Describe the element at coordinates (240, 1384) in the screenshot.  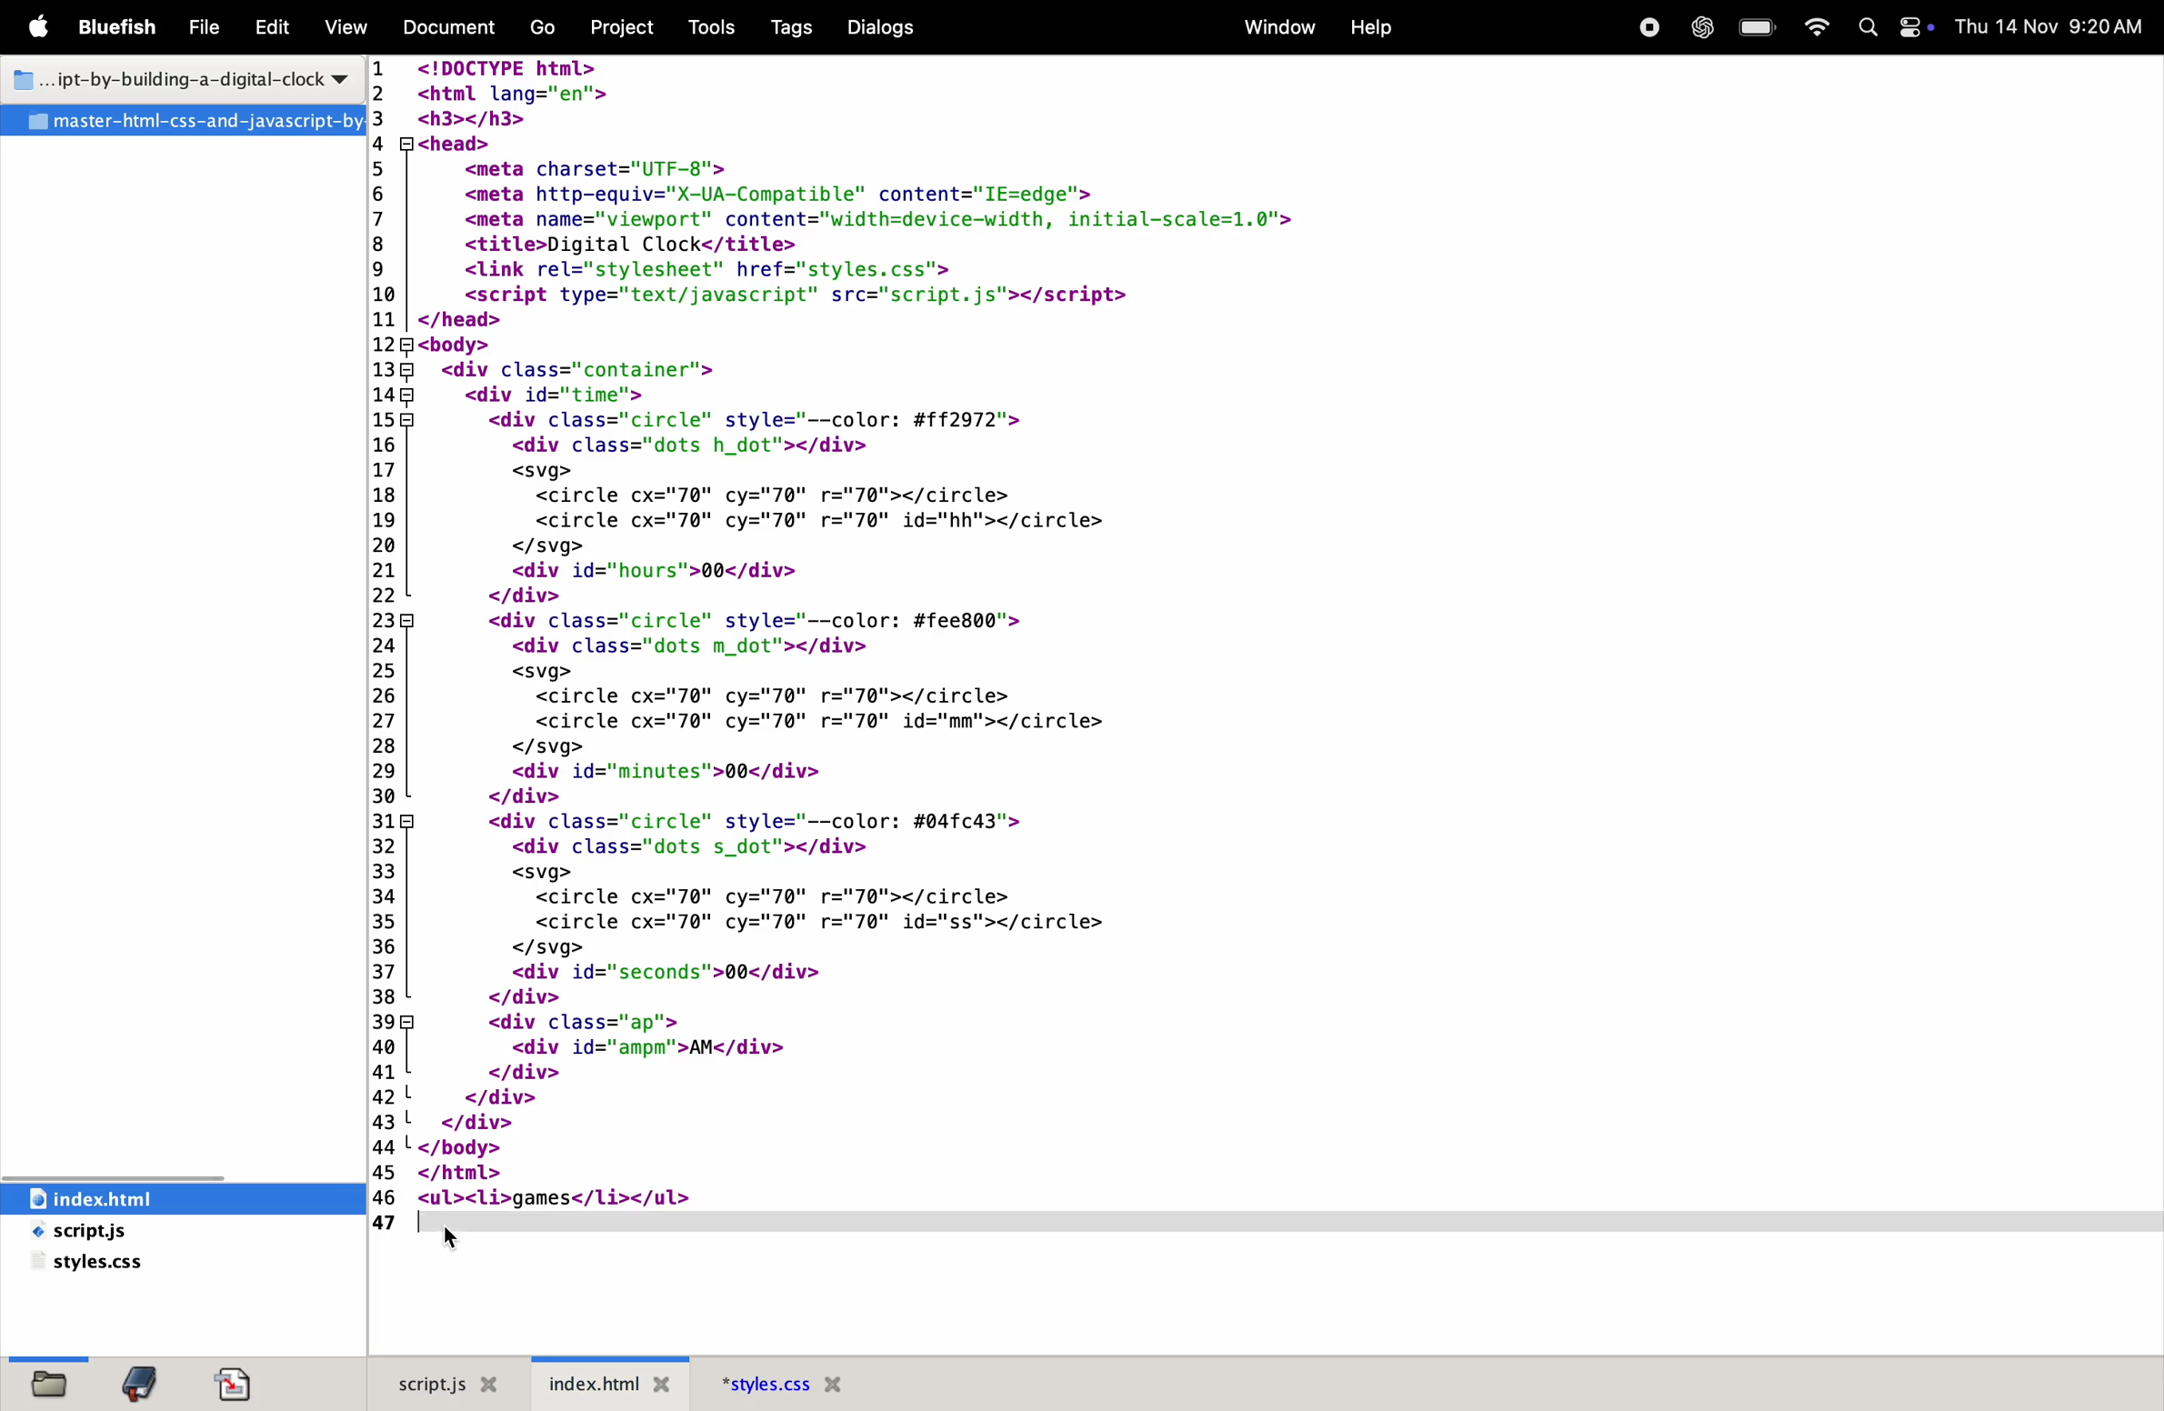
I see `document` at that location.